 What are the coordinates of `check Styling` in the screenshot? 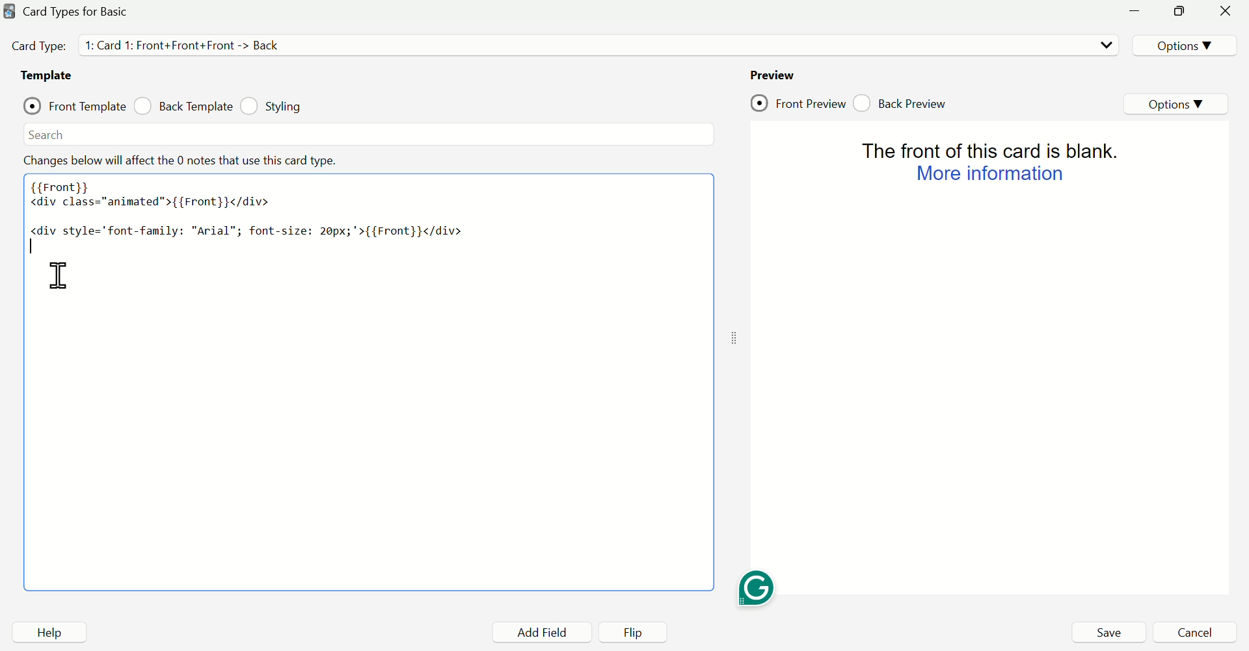 It's located at (276, 107).